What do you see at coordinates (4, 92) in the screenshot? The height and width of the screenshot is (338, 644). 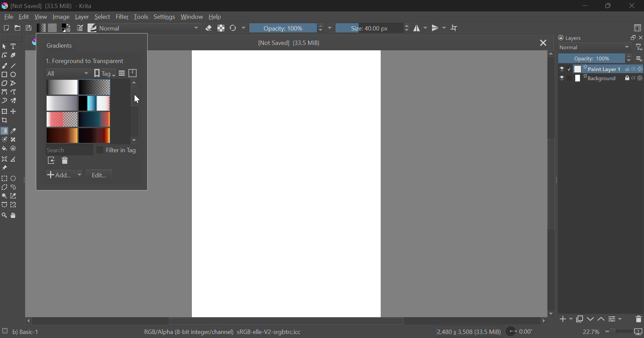 I see `Bezier Curve` at bounding box center [4, 92].